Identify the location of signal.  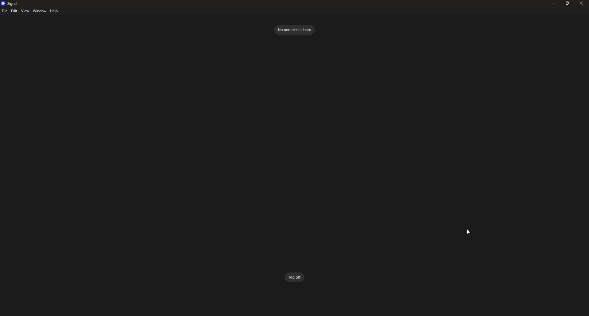
(10, 3).